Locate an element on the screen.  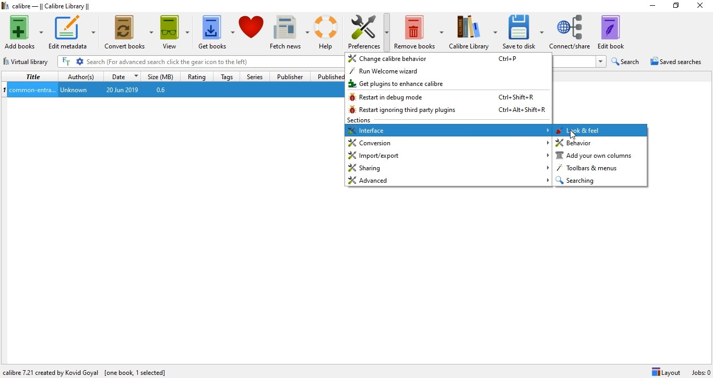
sharing is located at coordinates (448, 169).